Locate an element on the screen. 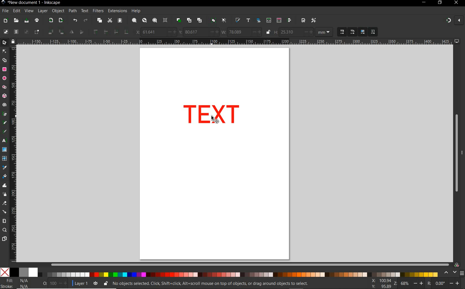 The height and width of the screenshot is (289, 465). deselect is located at coordinates (26, 32).